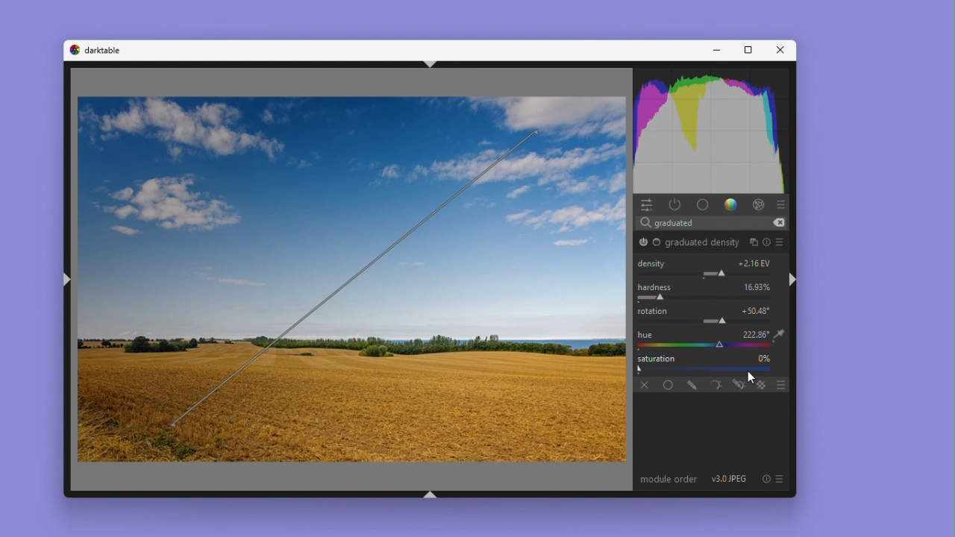  Describe the element at coordinates (738, 384) in the screenshot. I see `drawn and parametric mask` at that location.